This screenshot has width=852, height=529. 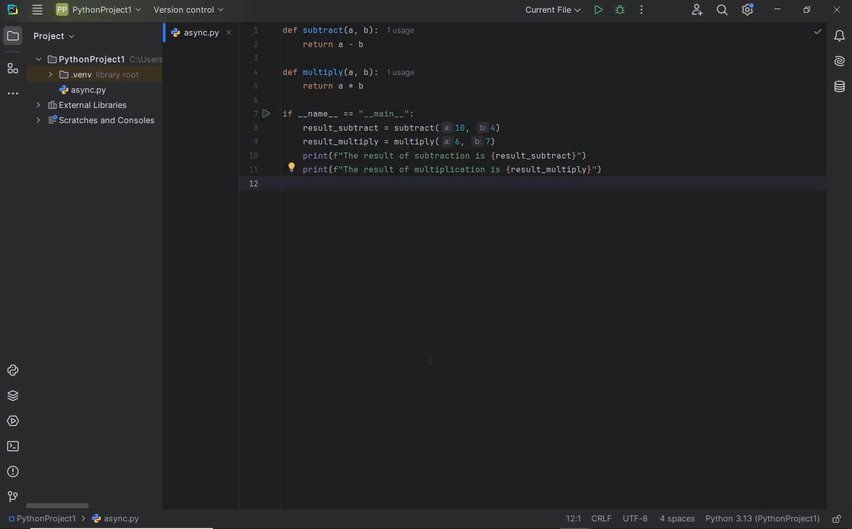 I want to click on Debug, so click(x=620, y=11).